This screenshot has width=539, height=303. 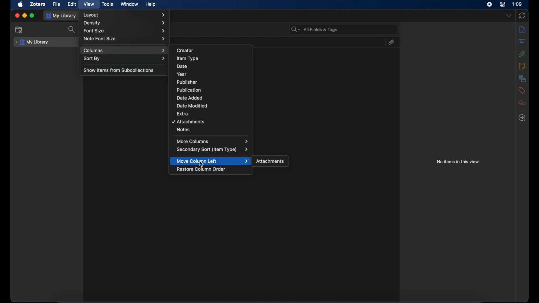 I want to click on font size, so click(x=125, y=31).